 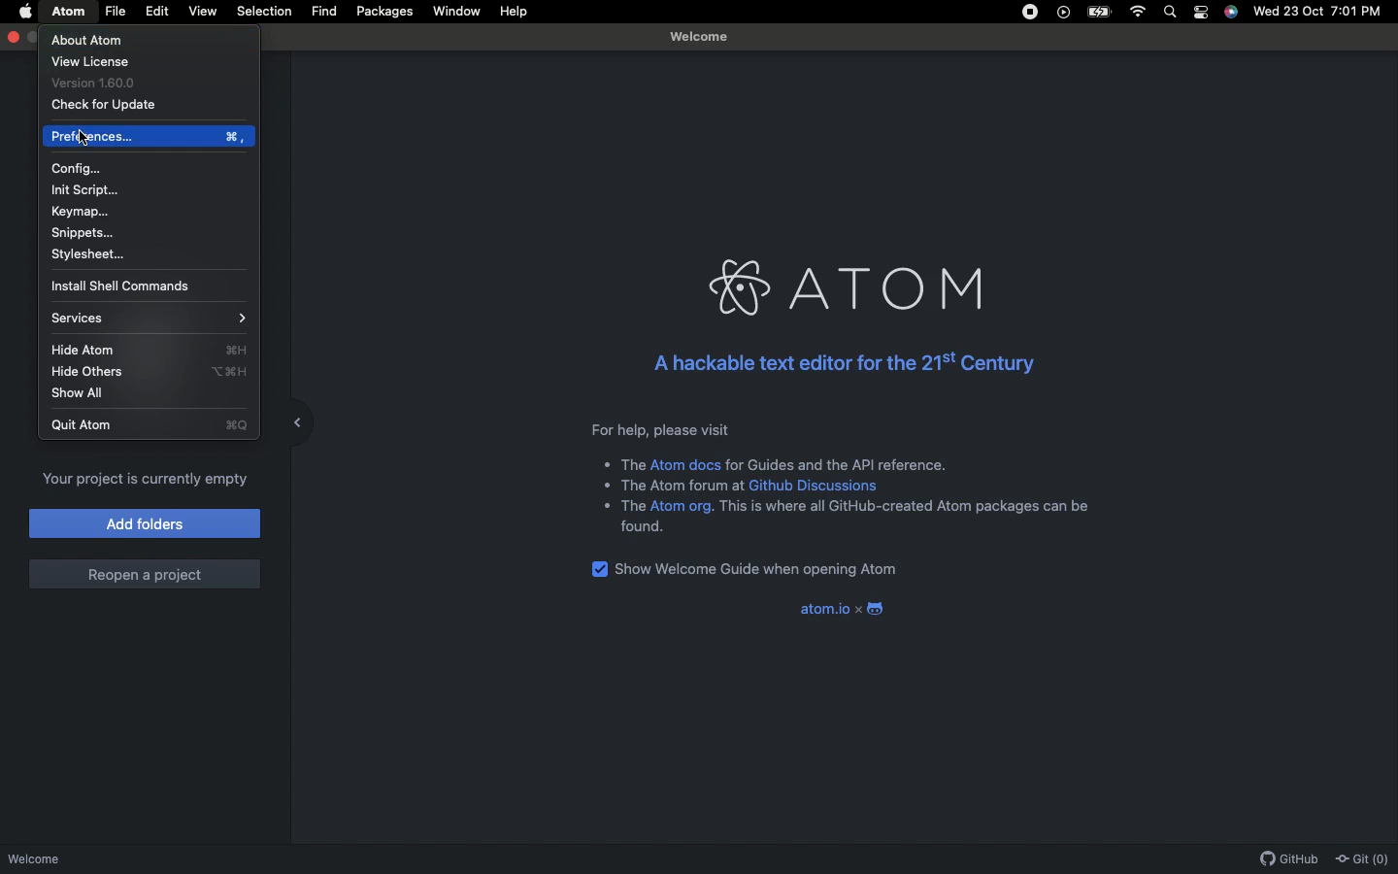 I want to click on Welcome, so click(x=698, y=38).